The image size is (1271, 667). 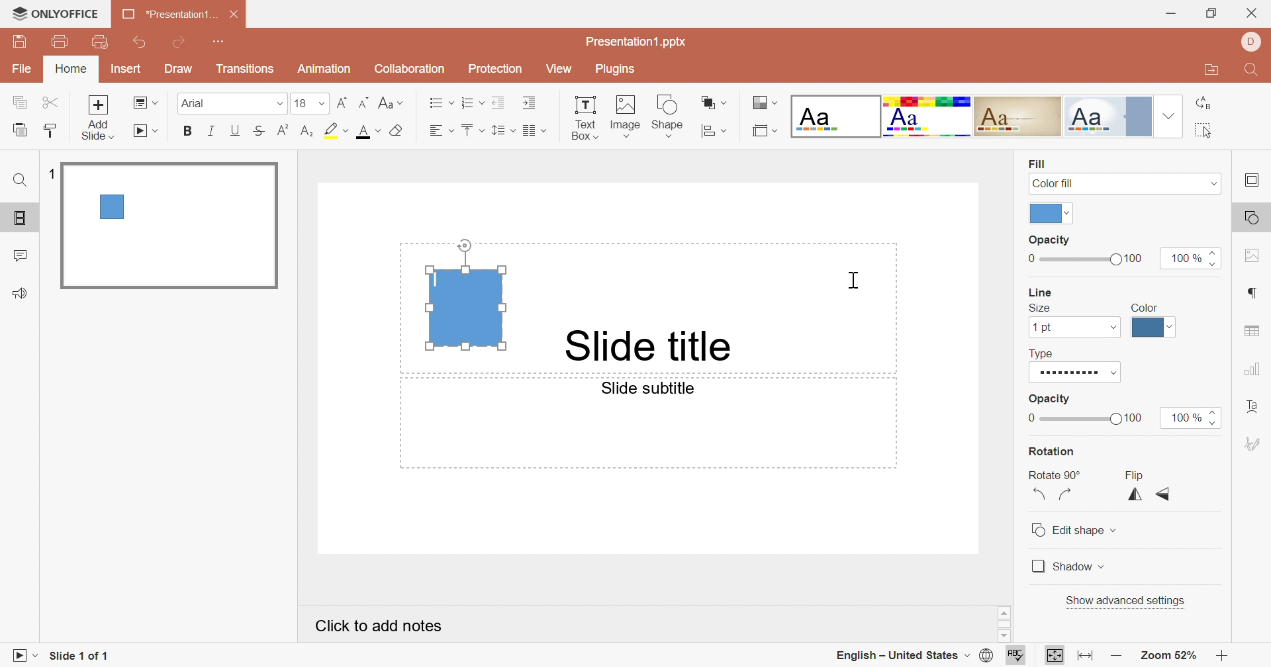 What do you see at coordinates (1061, 568) in the screenshot?
I see `Shadow` at bounding box center [1061, 568].